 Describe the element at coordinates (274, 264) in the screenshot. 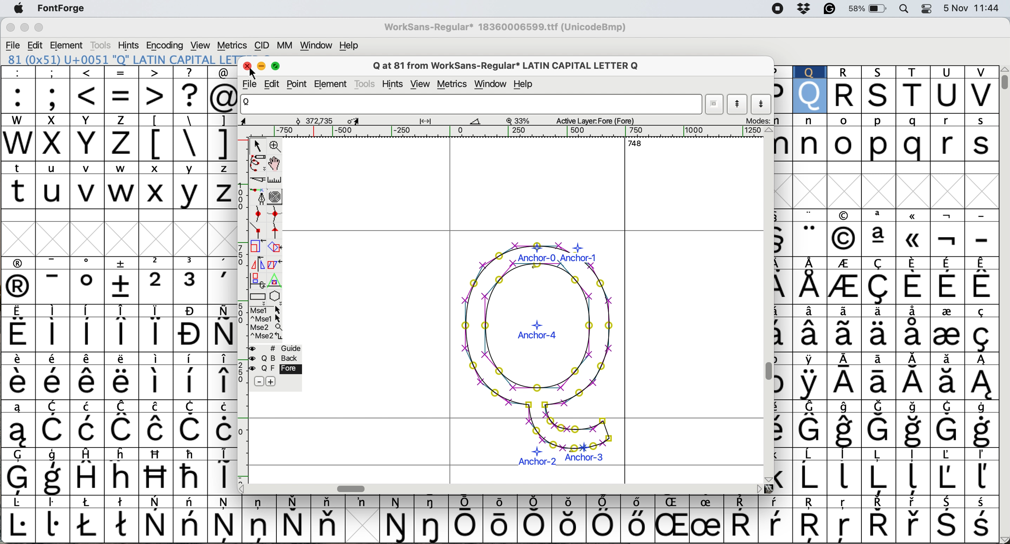

I see `skew the selection` at that location.